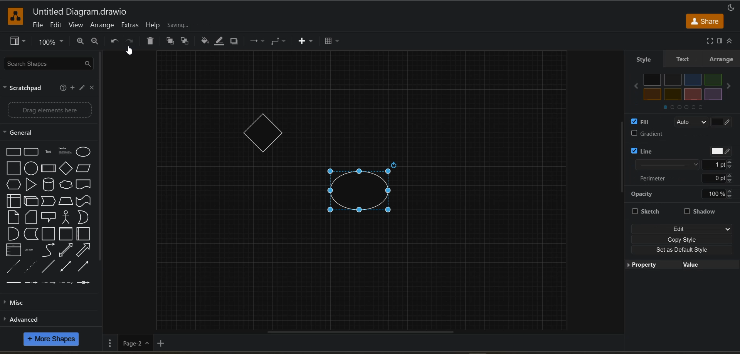  What do you see at coordinates (13, 169) in the screenshot?
I see `square` at bounding box center [13, 169].